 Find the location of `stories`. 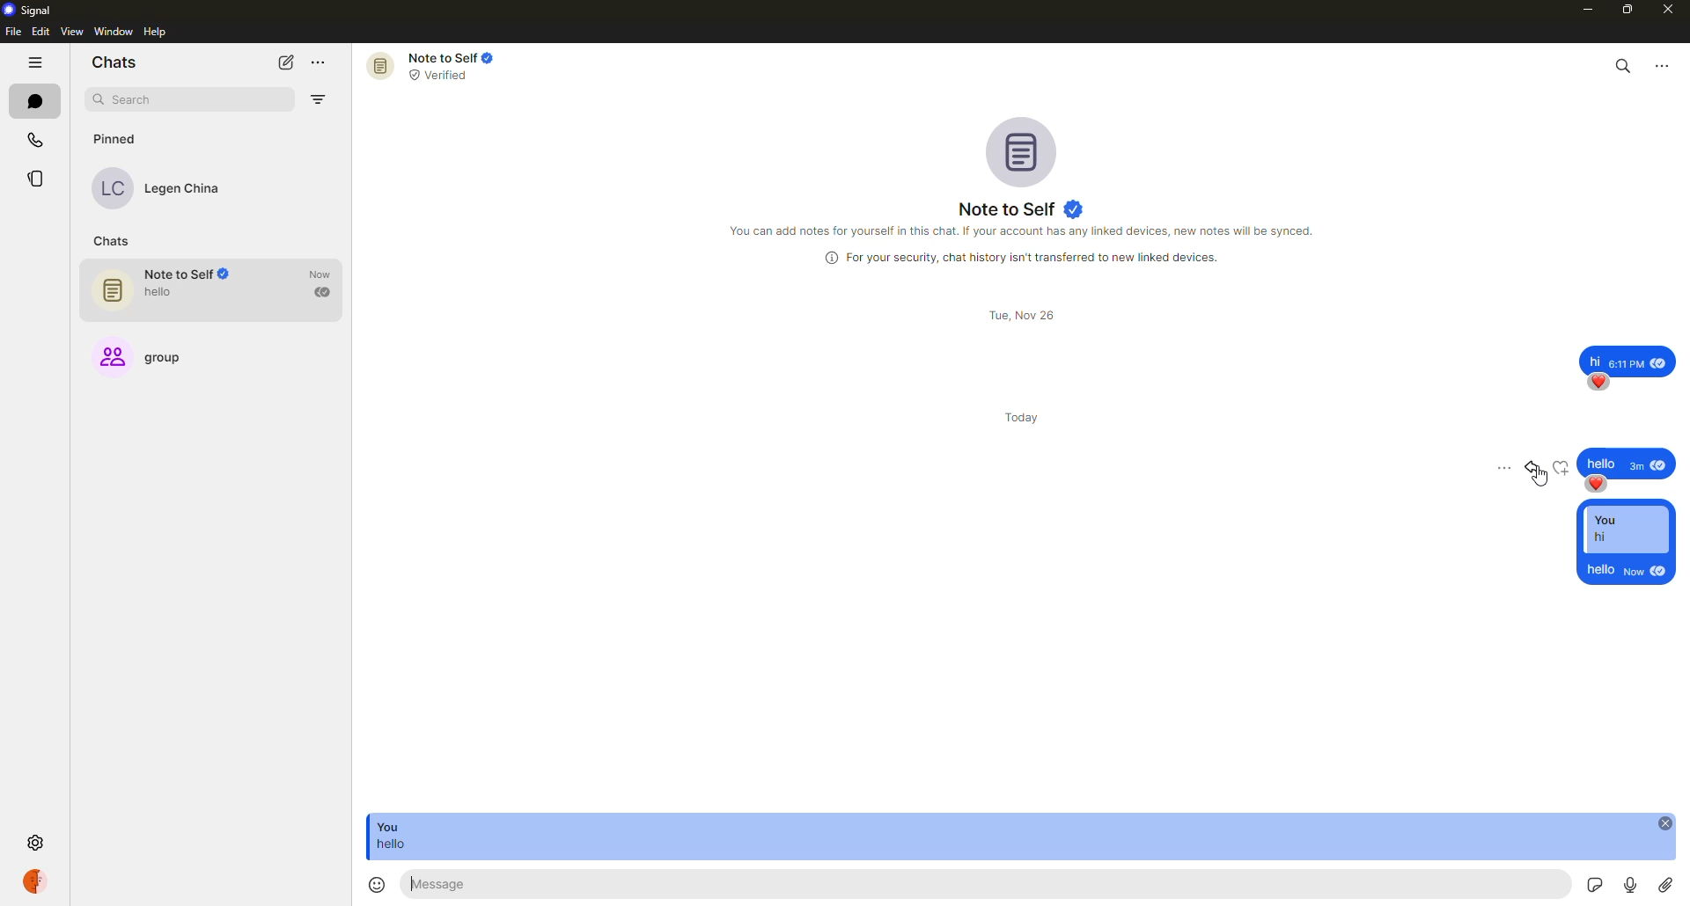

stories is located at coordinates (38, 177).